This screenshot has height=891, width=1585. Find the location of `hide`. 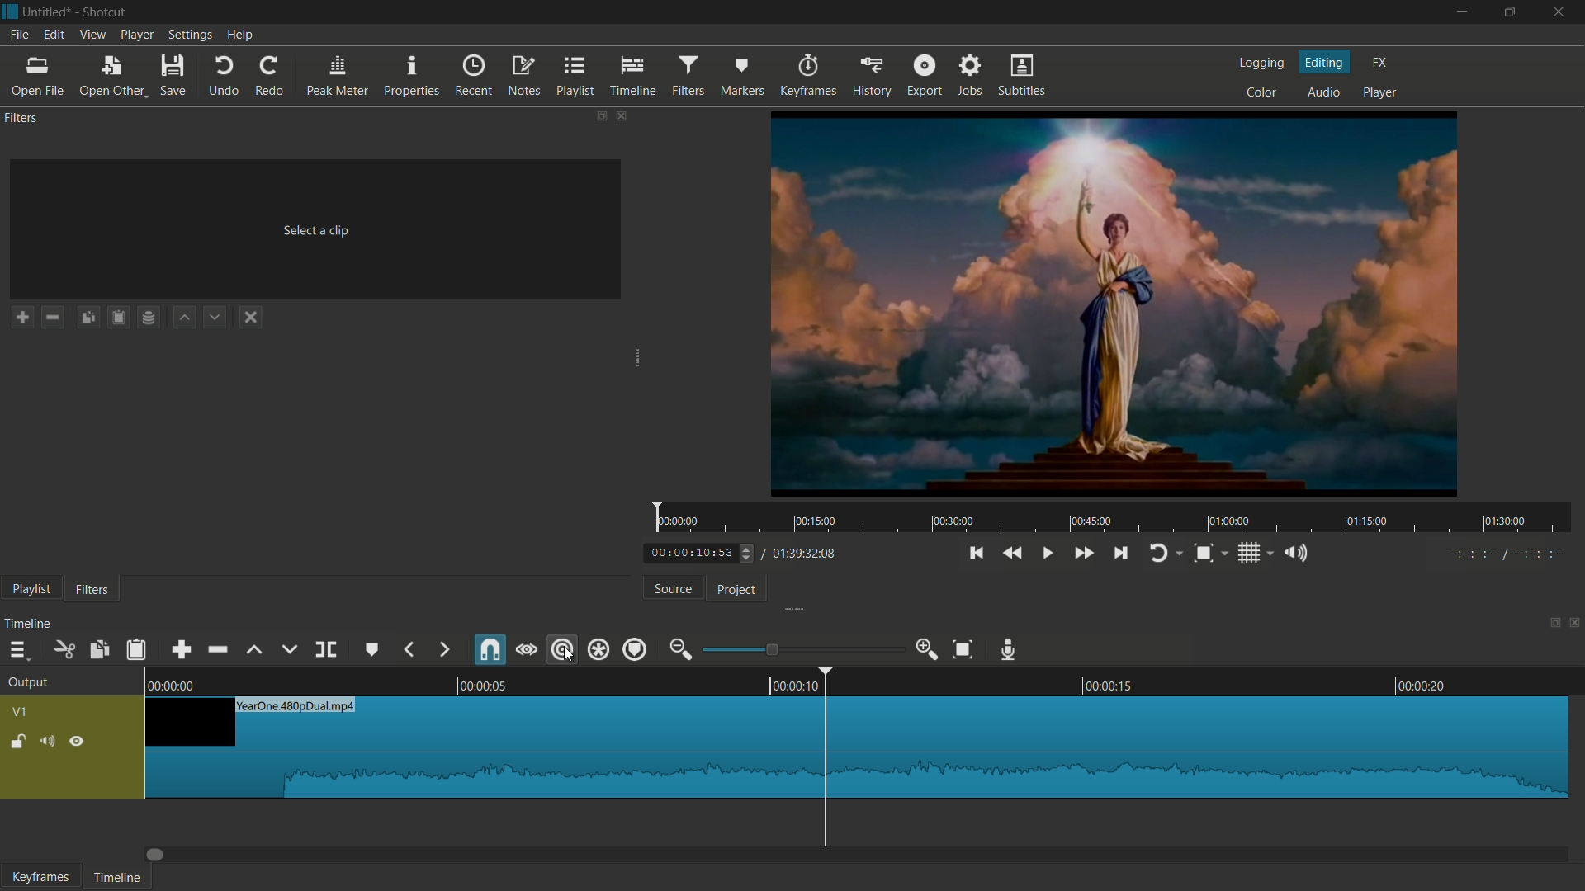

hide is located at coordinates (80, 741).